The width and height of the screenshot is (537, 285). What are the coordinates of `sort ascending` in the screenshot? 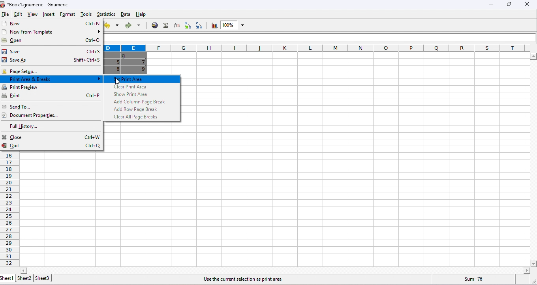 It's located at (186, 26).